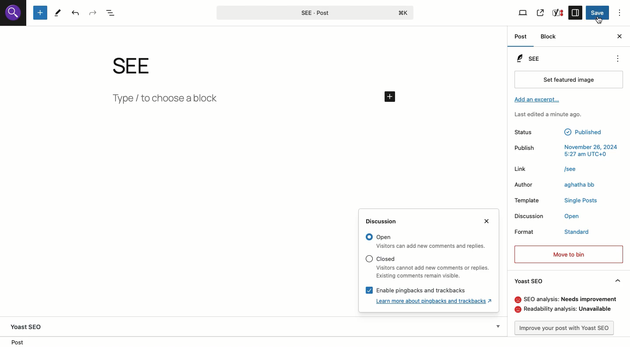 The height and width of the screenshot is (347, 630). Describe the element at coordinates (618, 281) in the screenshot. I see `Hide` at that location.